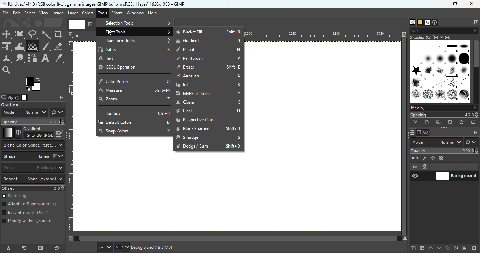  I want to click on Scroll bar, so click(476, 71).